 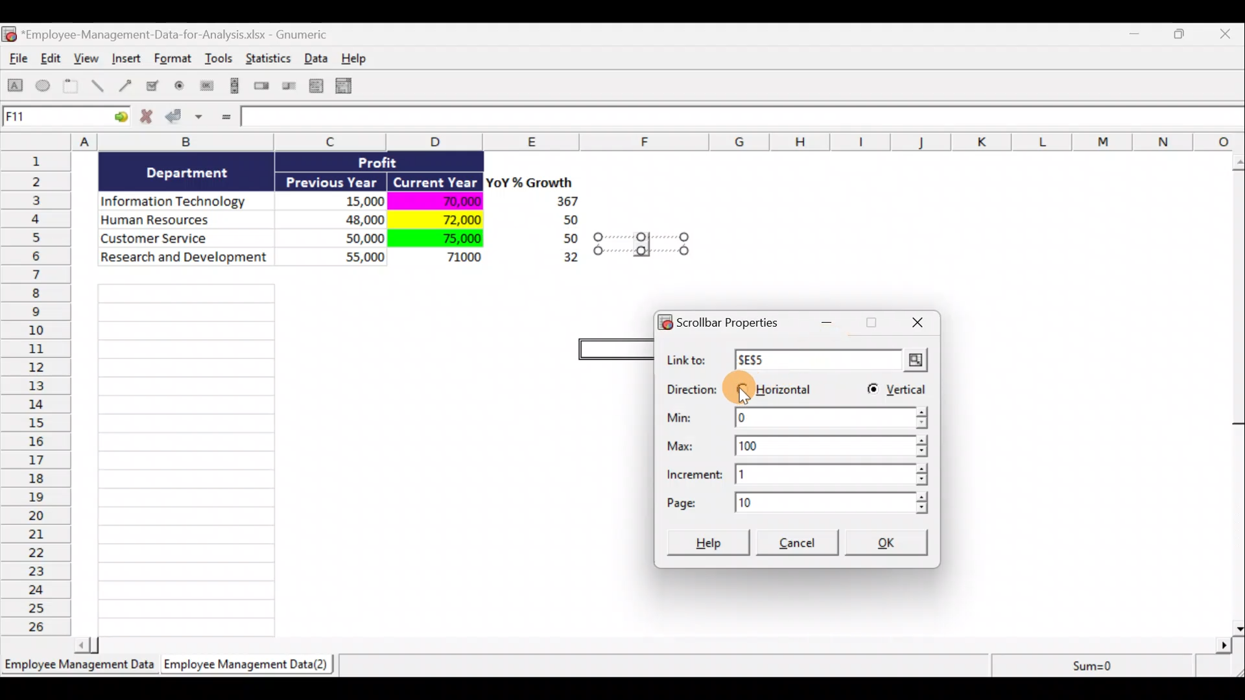 I want to click on Horizontal, so click(x=777, y=386).